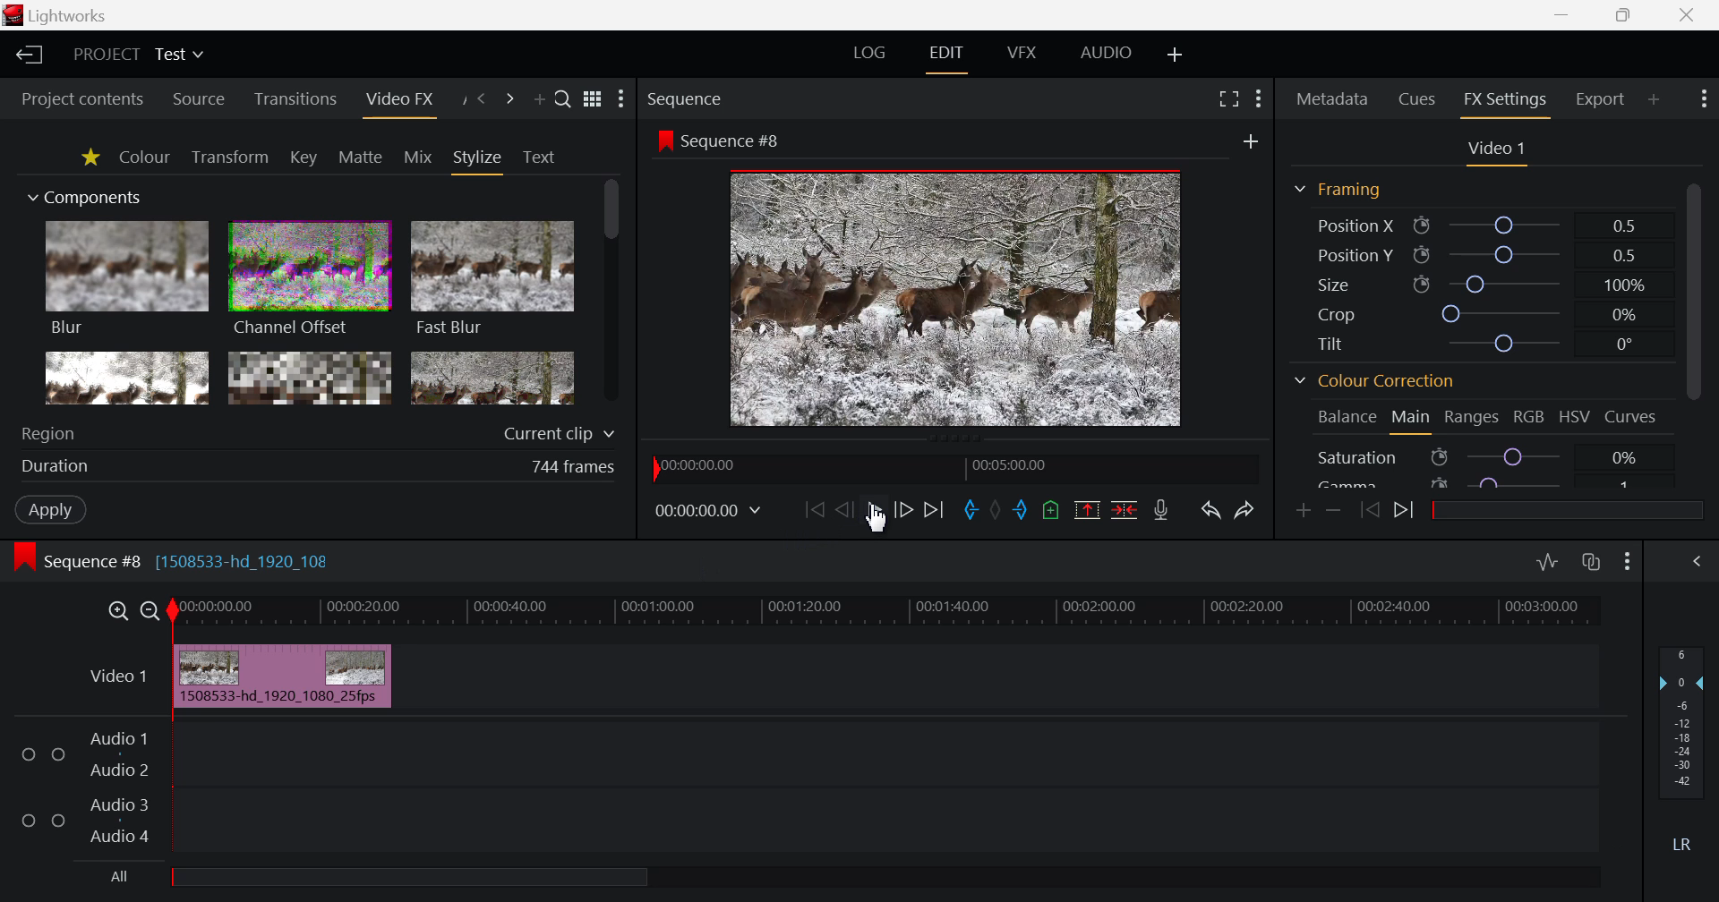  What do you see at coordinates (1694, 330) in the screenshot?
I see `Scroll Bar` at bounding box center [1694, 330].